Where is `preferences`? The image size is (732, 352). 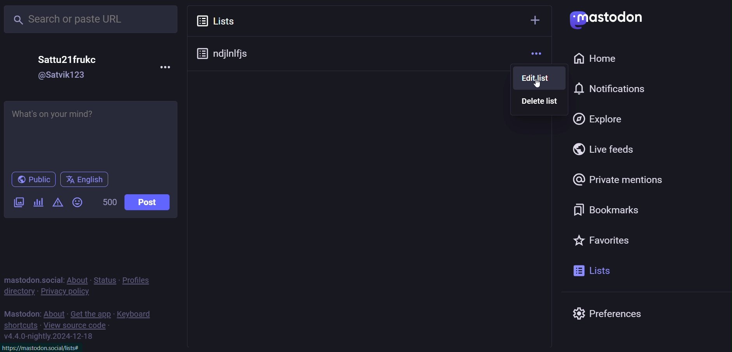 preferences is located at coordinates (607, 311).